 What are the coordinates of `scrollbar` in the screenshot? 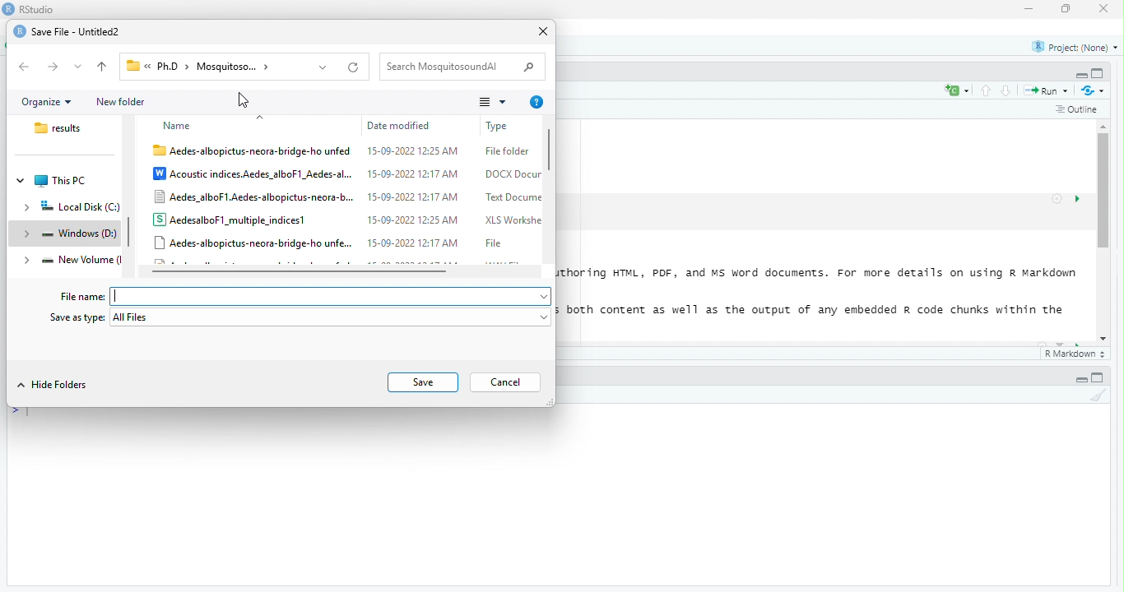 It's located at (130, 231).